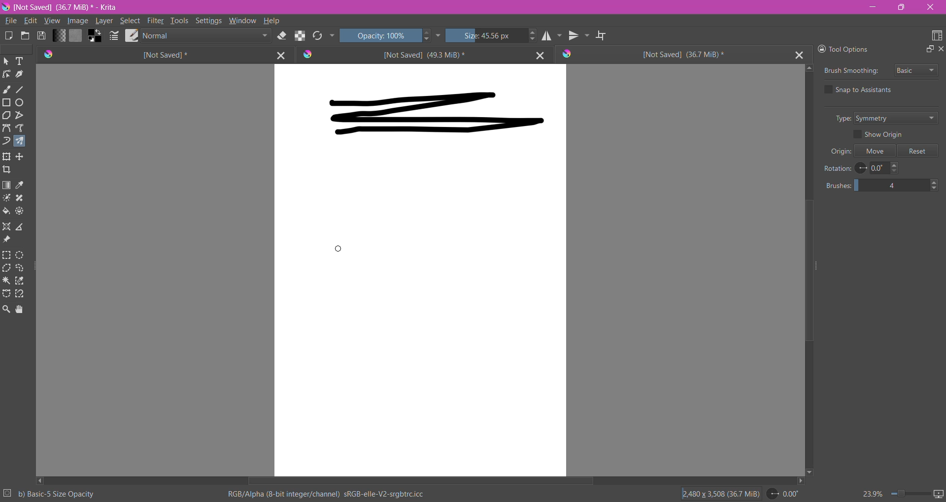 Image resolution: width=946 pixels, height=502 pixels. Describe the element at coordinates (20, 281) in the screenshot. I see `Similar Color Selection Tool` at that location.